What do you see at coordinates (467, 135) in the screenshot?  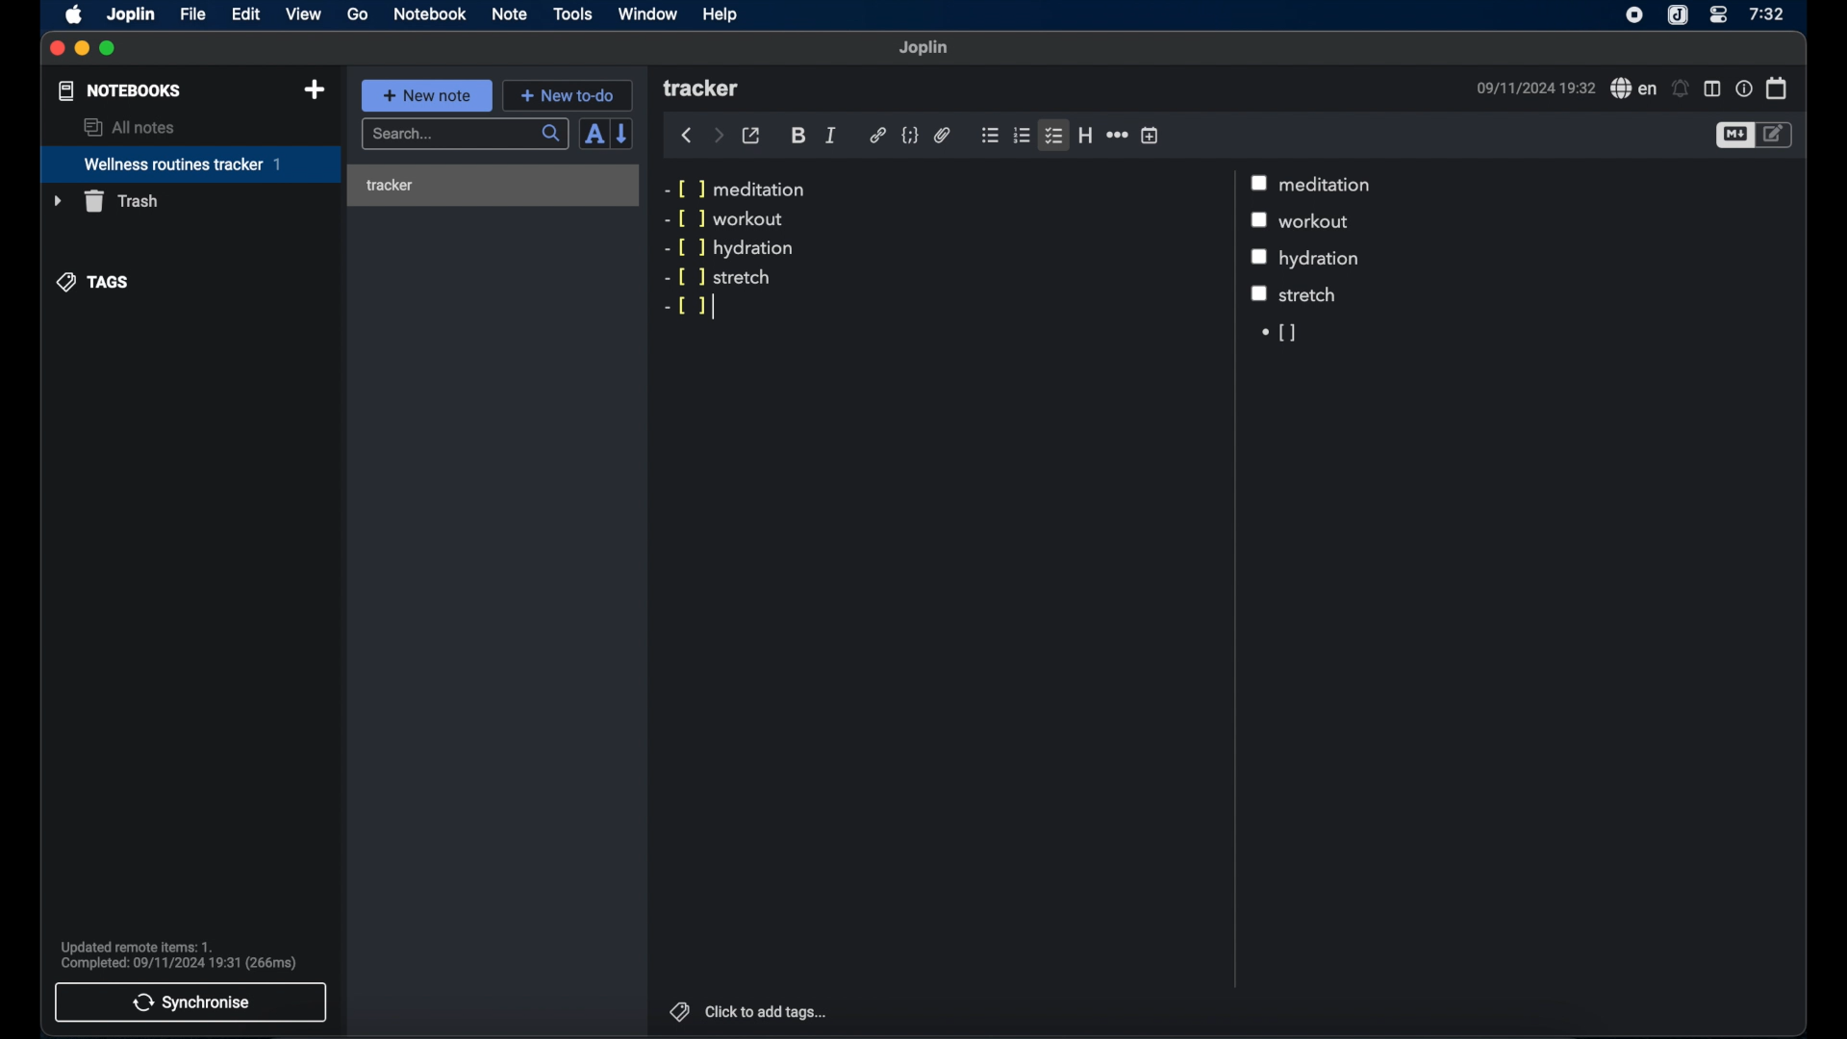 I see `search...` at bounding box center [467, 135].